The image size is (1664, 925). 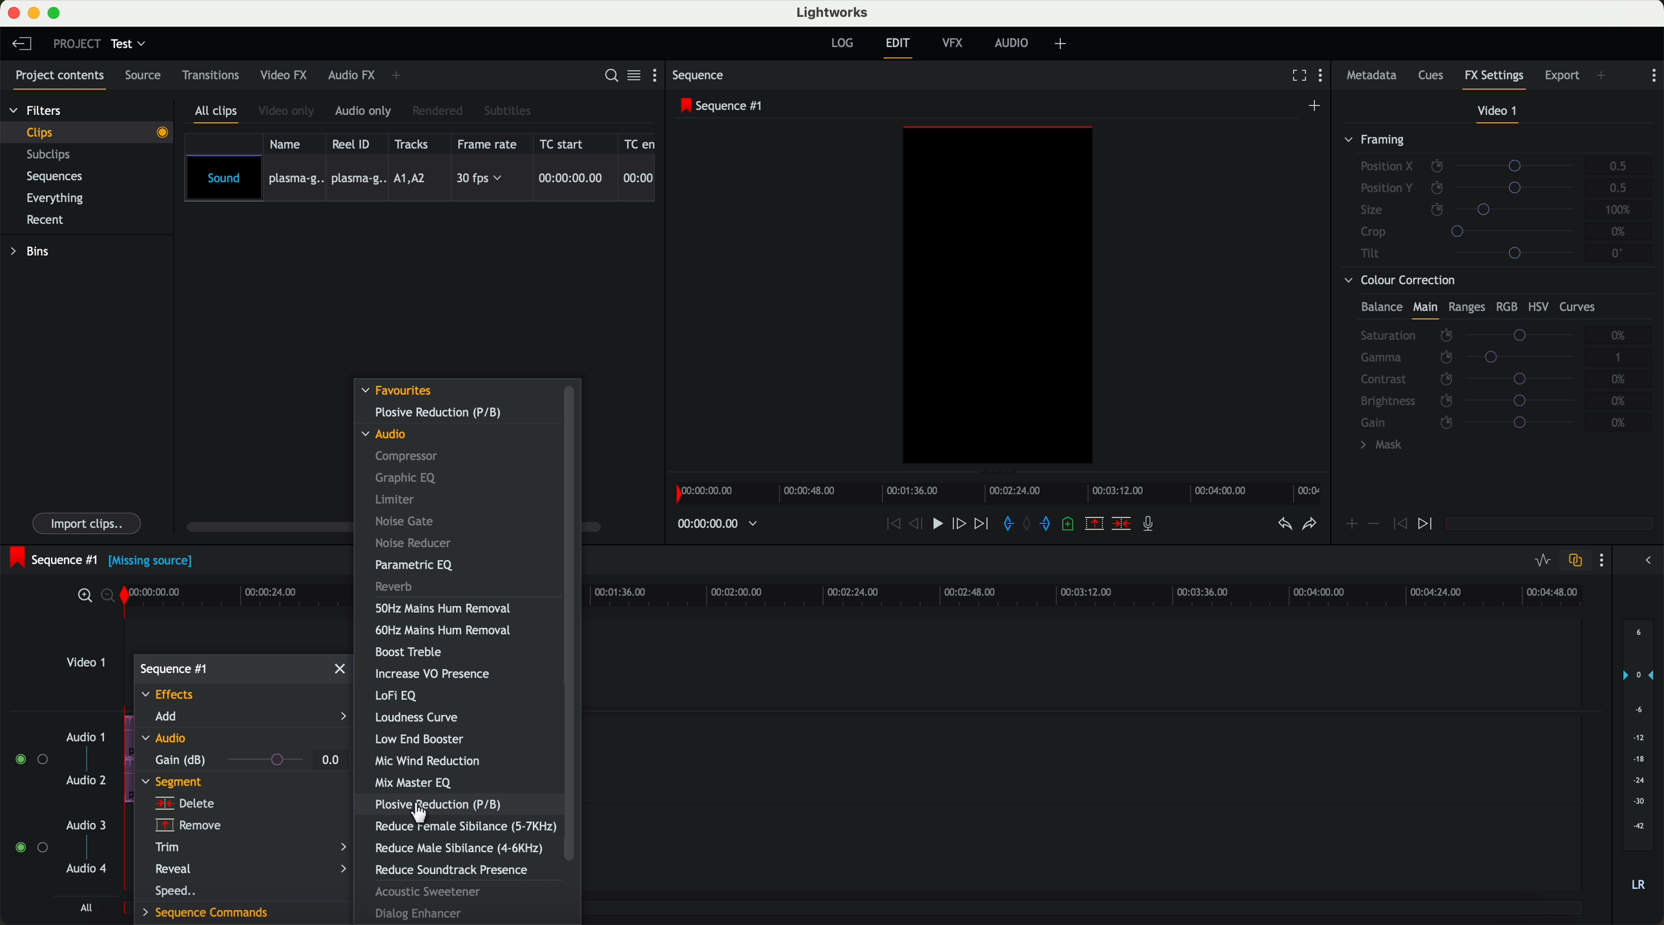 What do you see at coordinates (419, 914) in the screenshot?
I see `dialog enhancer` at bounding box center [419, 914].